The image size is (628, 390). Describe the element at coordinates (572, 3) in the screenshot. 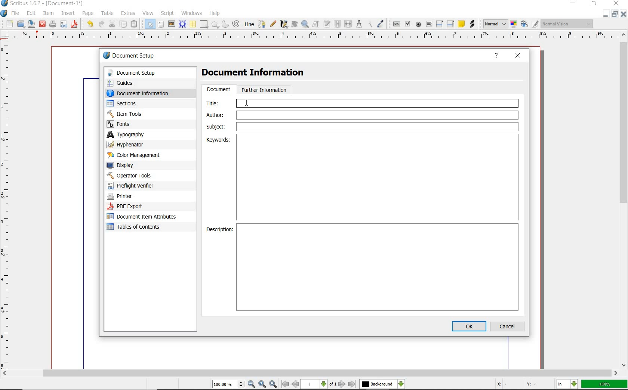

I see `minimize` at that location.